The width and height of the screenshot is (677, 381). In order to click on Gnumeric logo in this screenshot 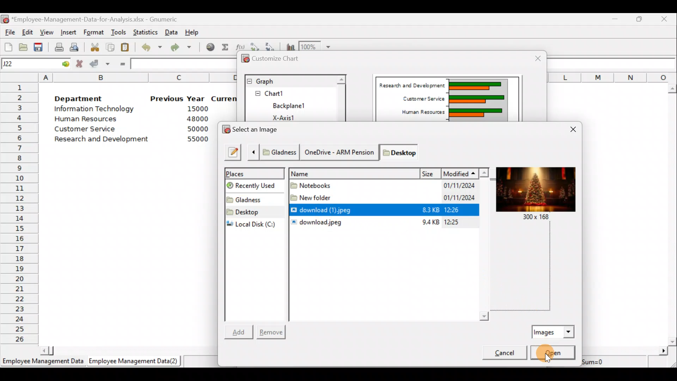, I will do `click(6, 19)`.